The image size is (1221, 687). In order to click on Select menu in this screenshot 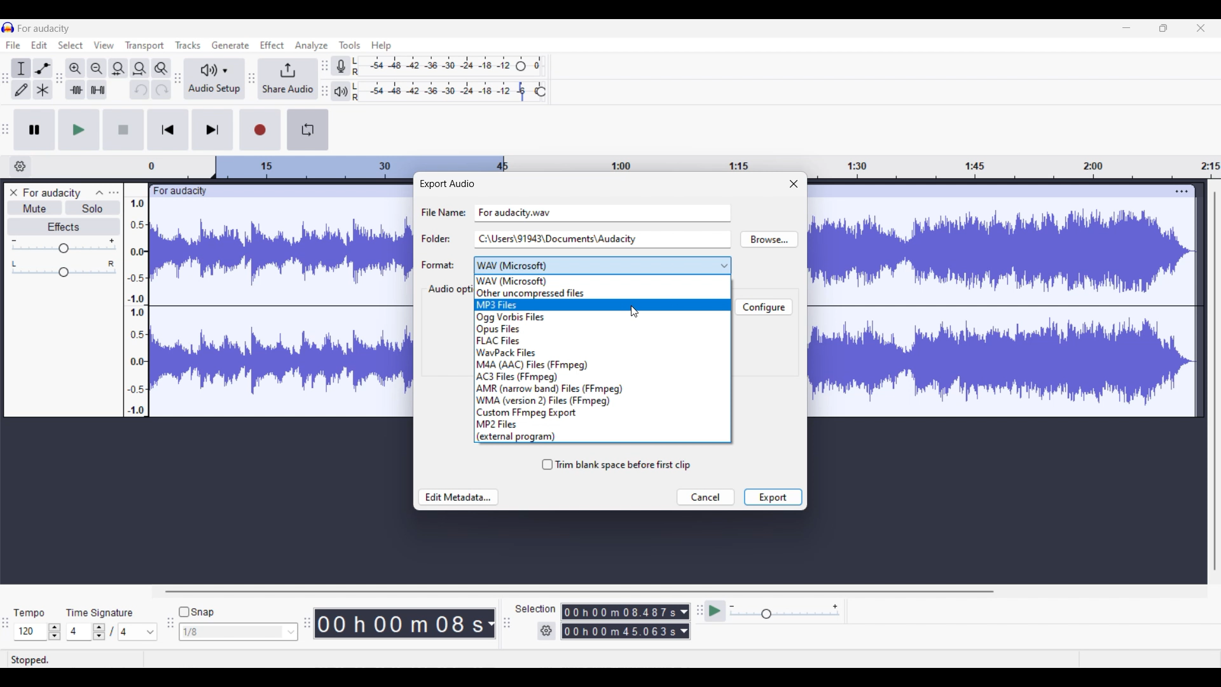, I will do `click(71, 45)`.